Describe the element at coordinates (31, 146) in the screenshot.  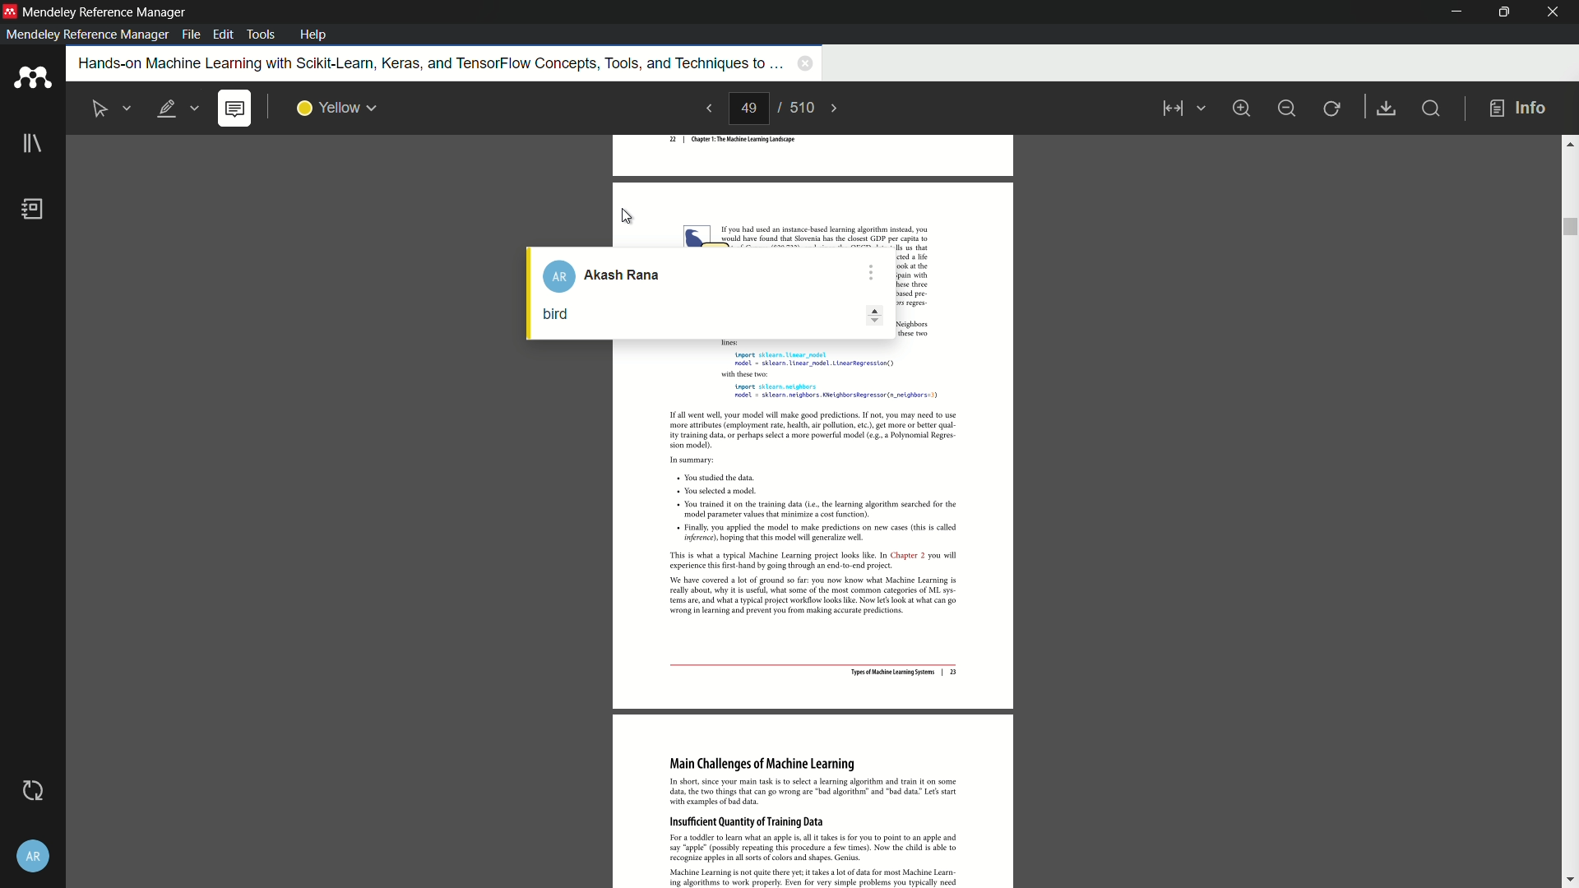
I see `library` at that location.